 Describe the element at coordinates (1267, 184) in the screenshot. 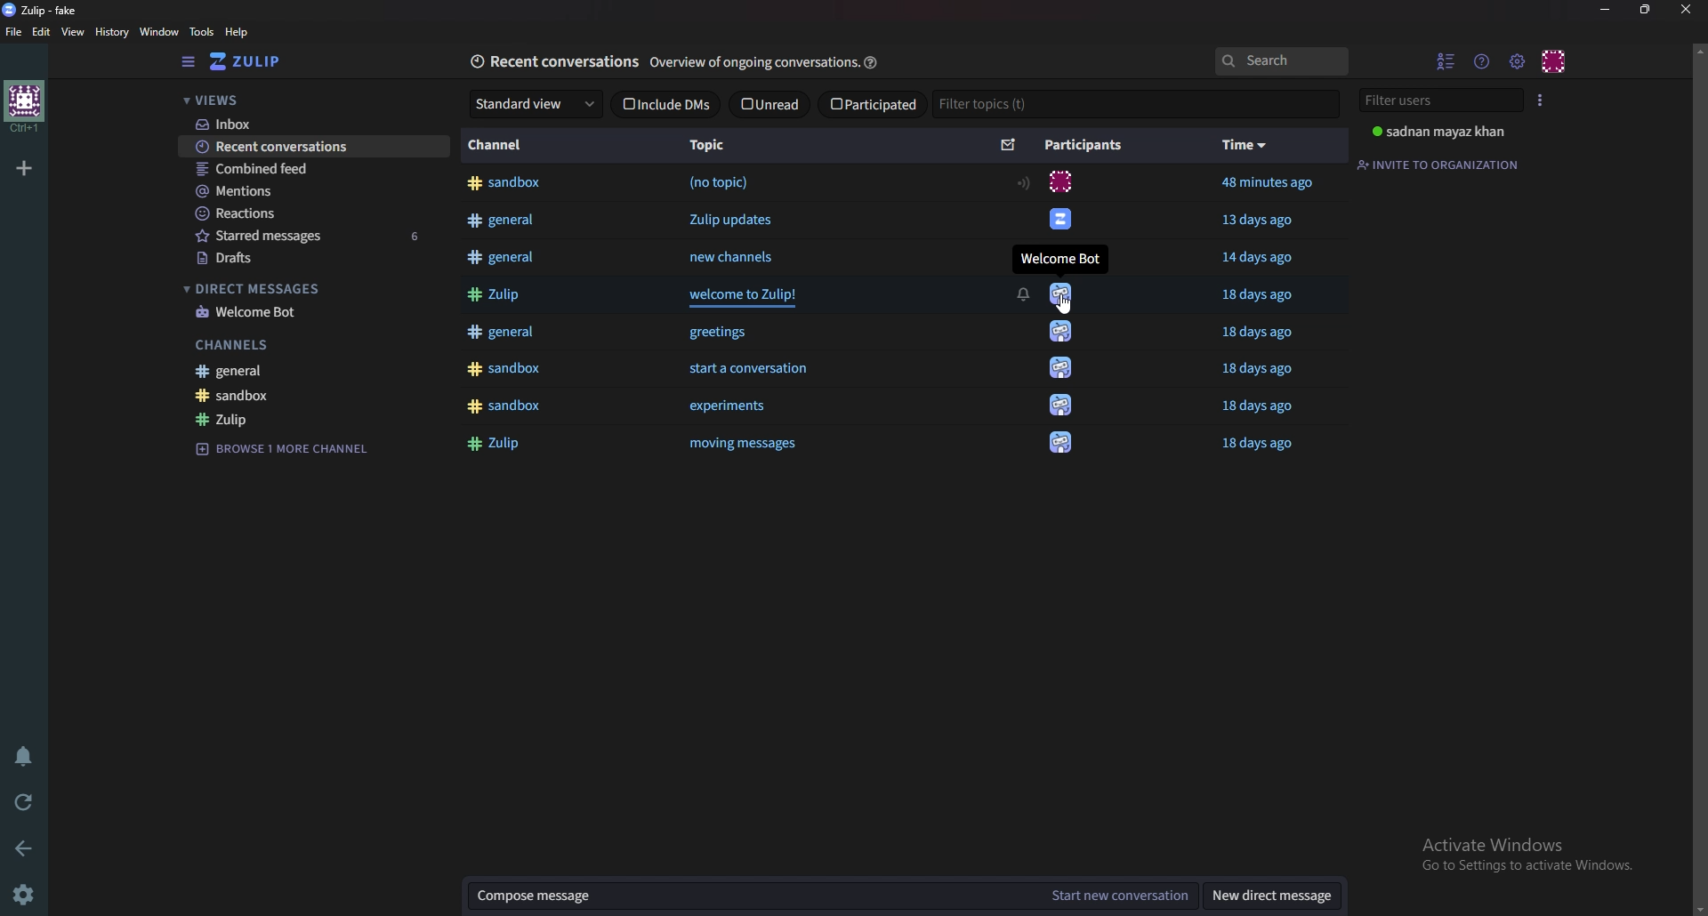

I see `` at that location.